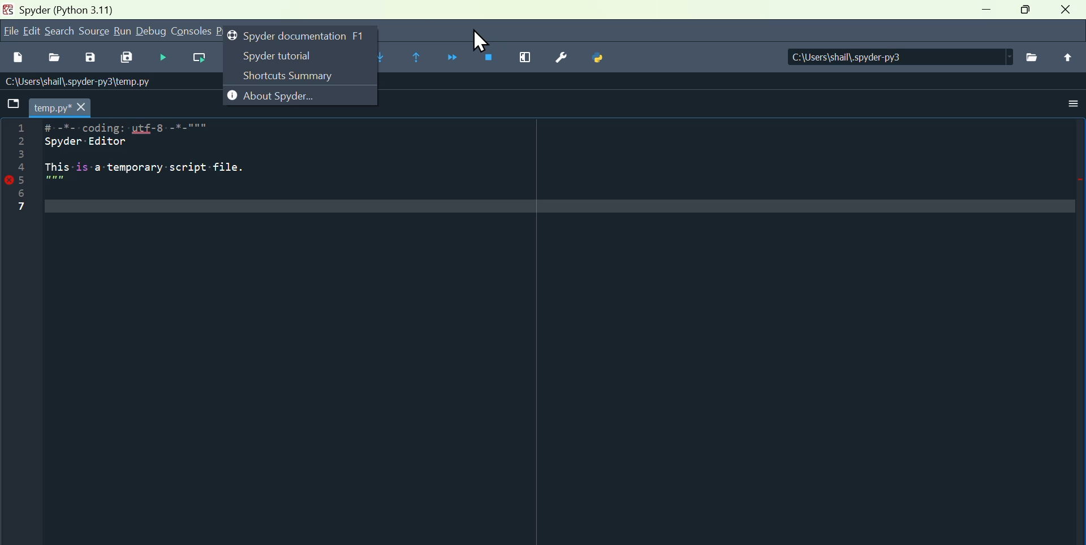  Describe the element at coordinates (94, 31) in the screenshot. I see `Source` at that location.